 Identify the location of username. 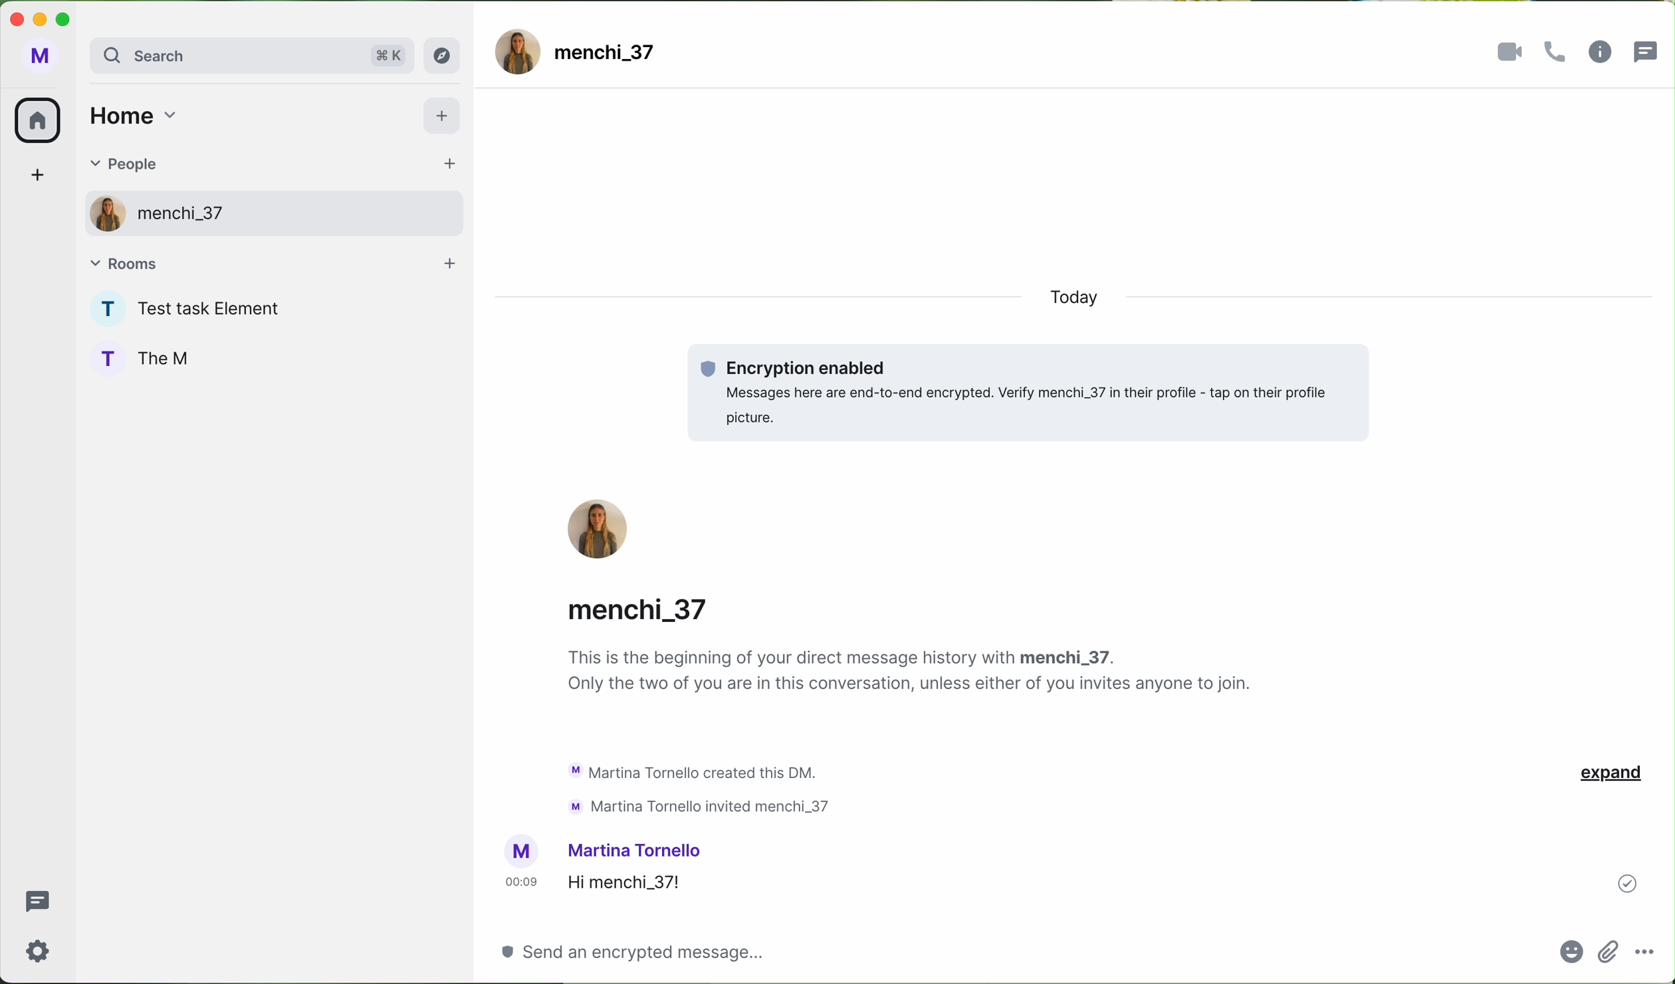
(637, 850).